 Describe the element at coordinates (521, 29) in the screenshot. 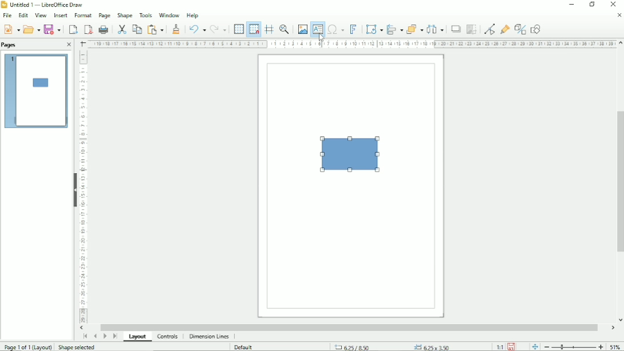

I see `Toggle extrusion` at that location.